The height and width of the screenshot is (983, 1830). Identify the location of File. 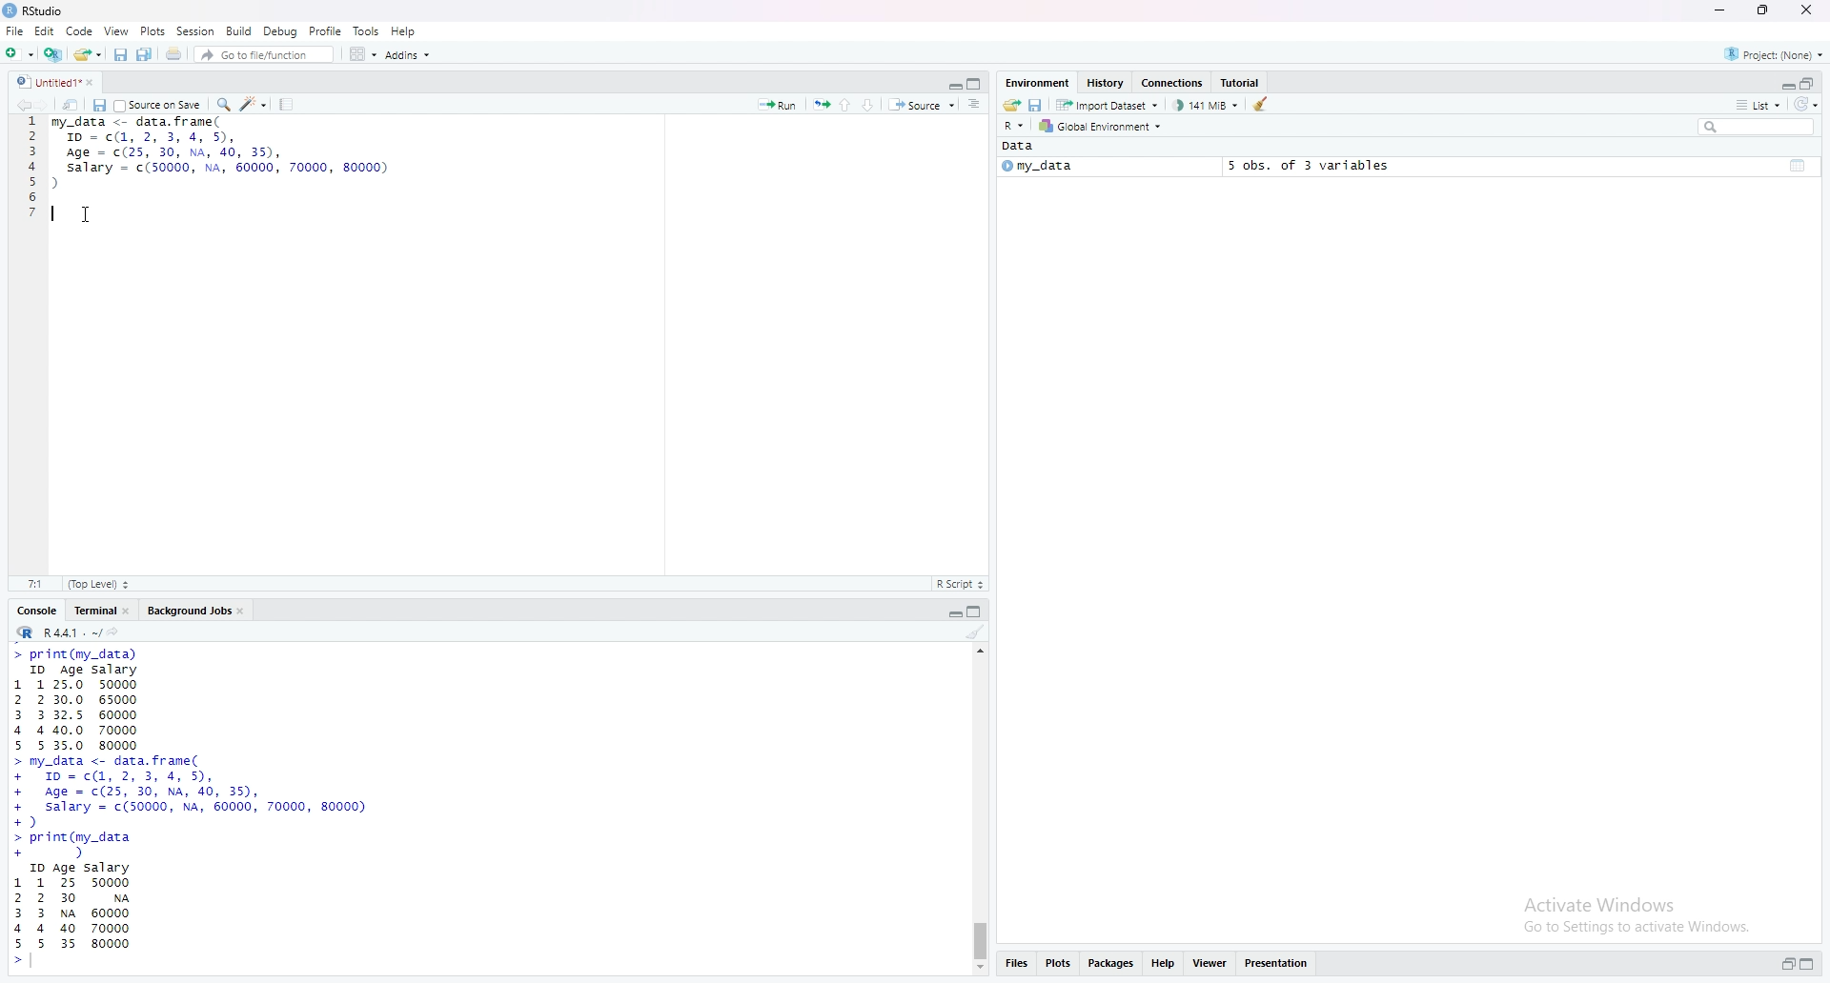
(16, 30).